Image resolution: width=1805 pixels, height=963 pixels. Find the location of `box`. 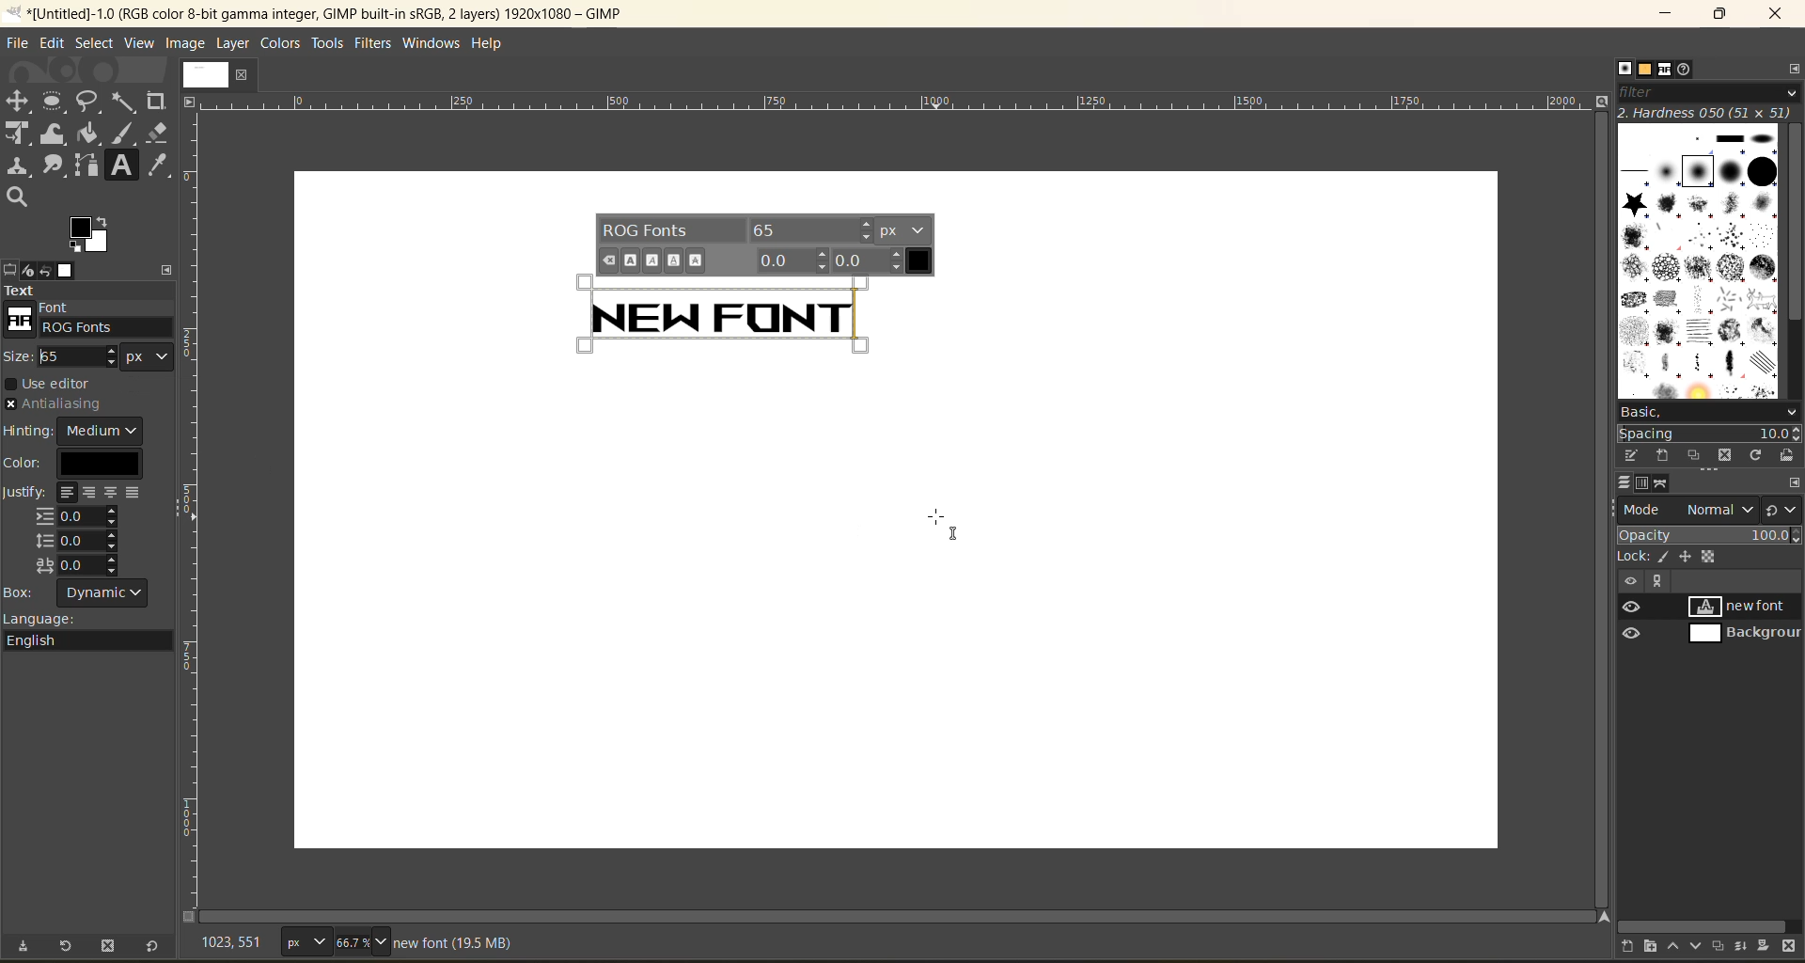

box is located at coordinates (77, 591).